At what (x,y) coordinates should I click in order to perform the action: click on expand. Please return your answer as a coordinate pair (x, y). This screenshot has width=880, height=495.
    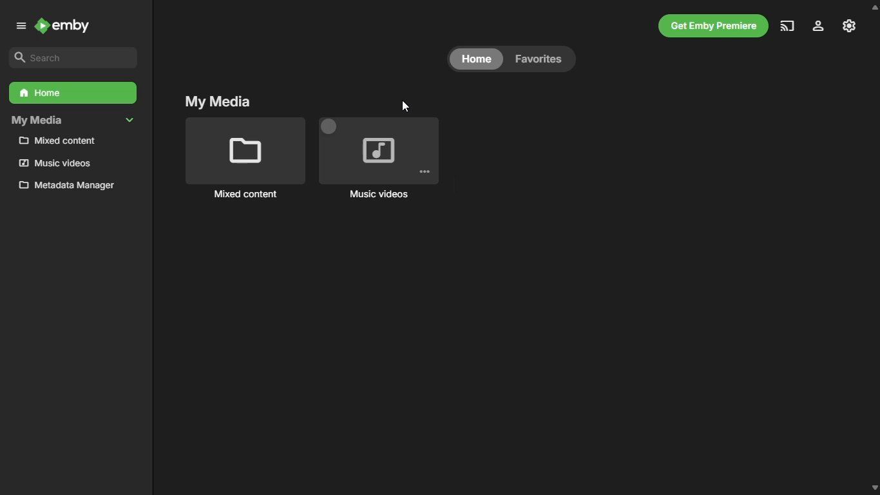
    Looking at the image, I should click on (21, 26).